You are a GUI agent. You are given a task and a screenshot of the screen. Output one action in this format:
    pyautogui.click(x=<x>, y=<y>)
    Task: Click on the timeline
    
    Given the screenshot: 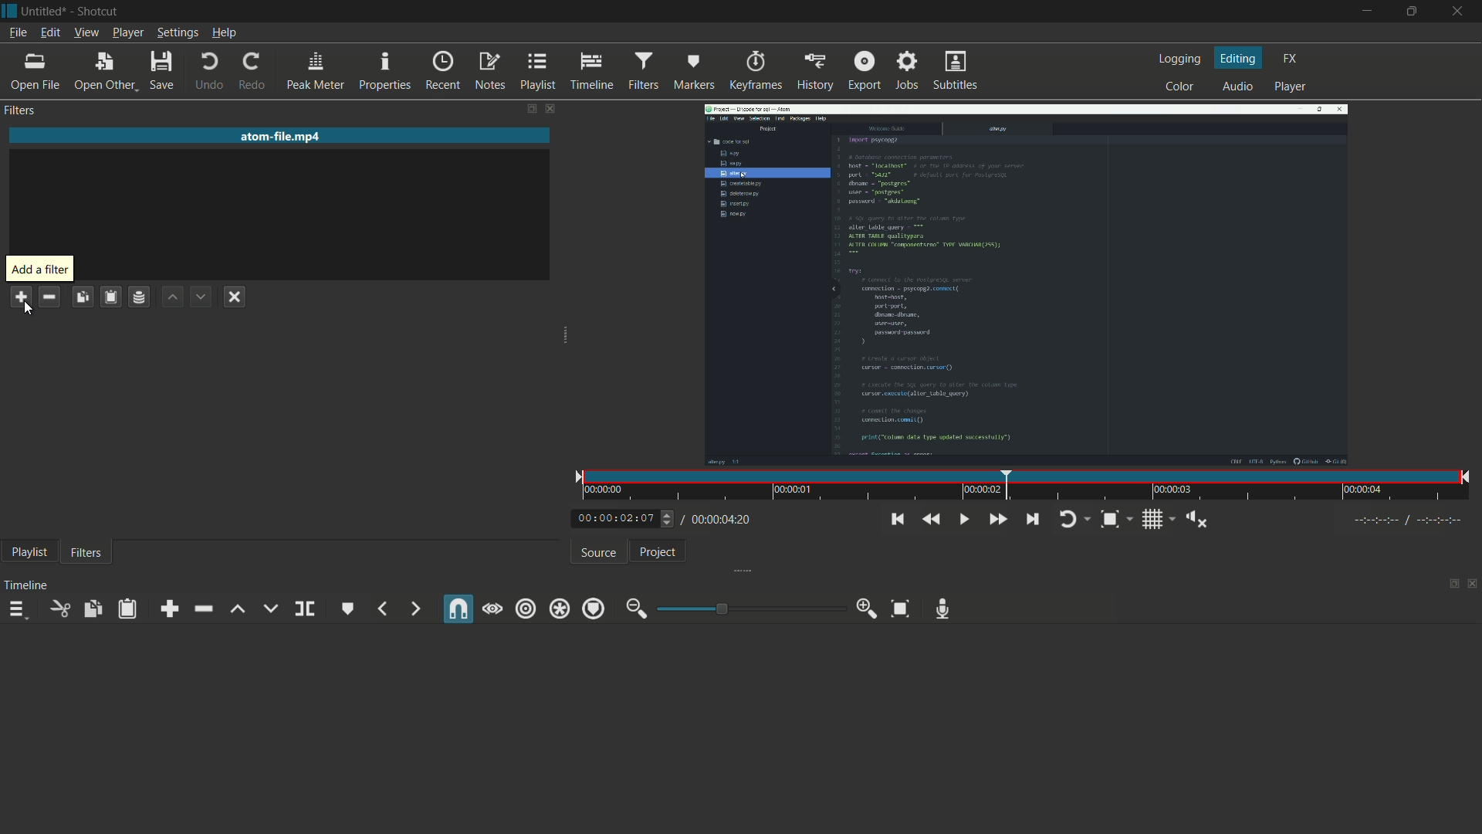 What is the action you would take?
    pyautogui.click(x=26, y=584)
    